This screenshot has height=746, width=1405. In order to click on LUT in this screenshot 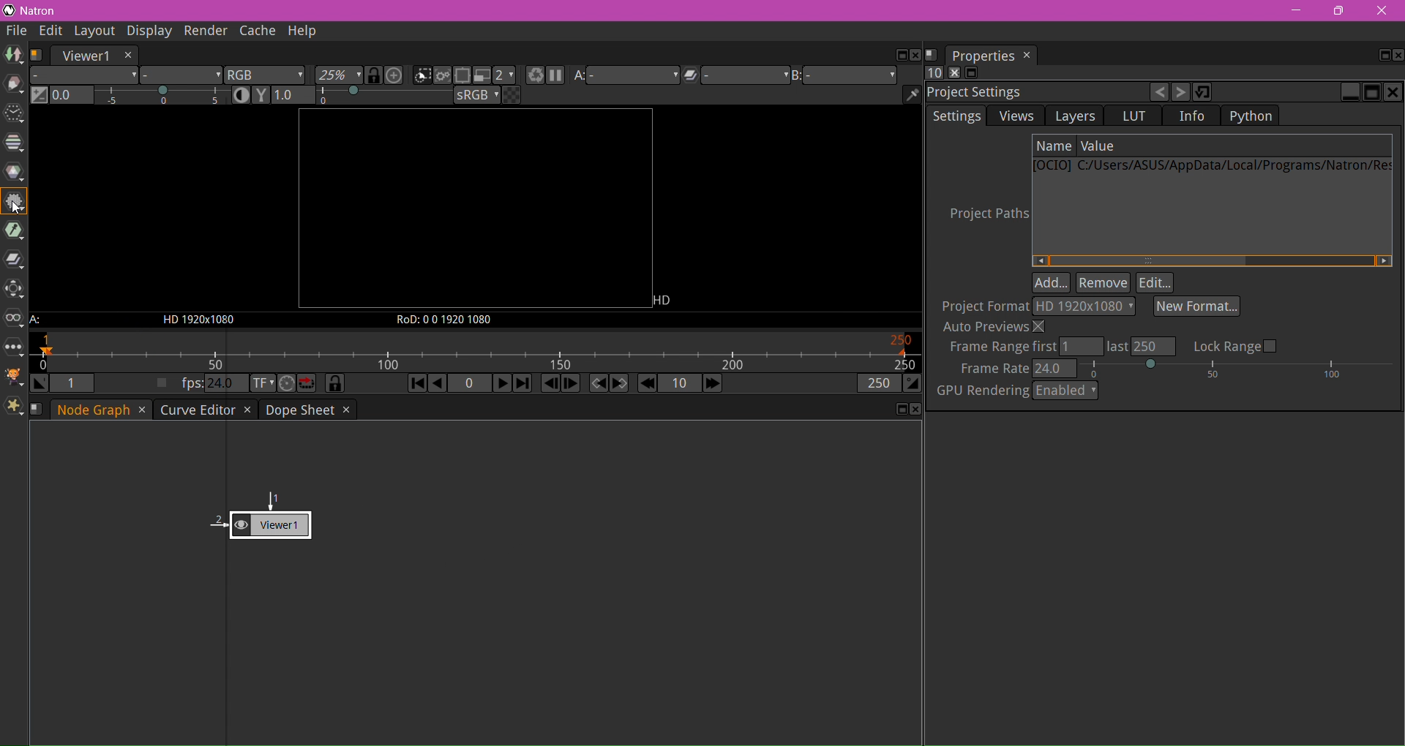, I will do `click(1134, 116)`.